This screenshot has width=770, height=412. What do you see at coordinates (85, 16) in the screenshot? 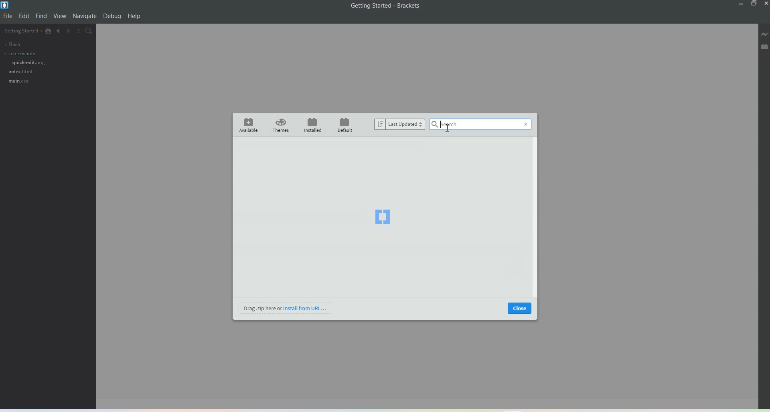
I see `Navigate` at bounding box center [85, 16].